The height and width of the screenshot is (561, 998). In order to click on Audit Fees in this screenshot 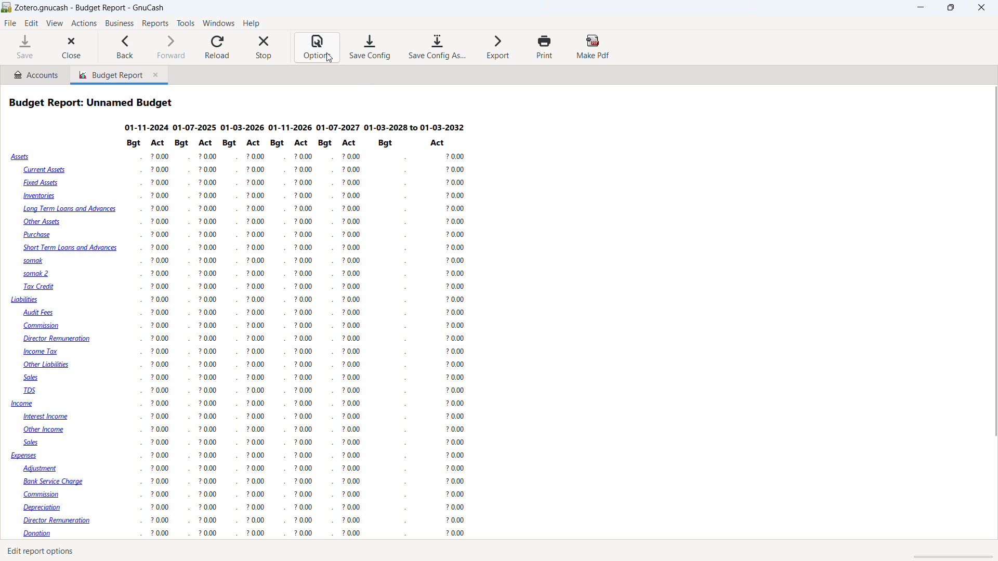, I will do `click(39, 313)`.